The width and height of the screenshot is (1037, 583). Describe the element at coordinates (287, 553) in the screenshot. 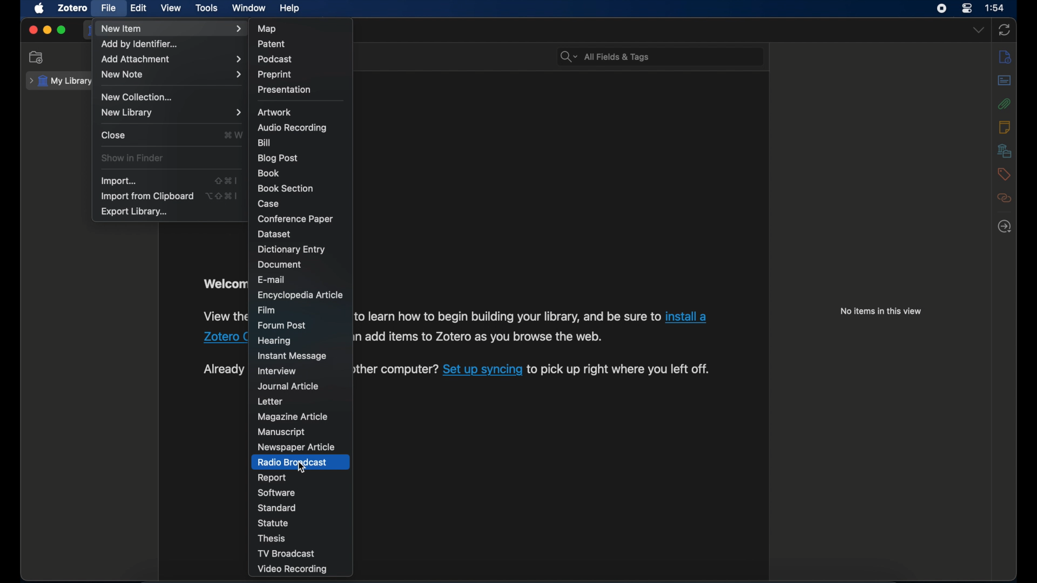

I see `tv broadcast` at that location.